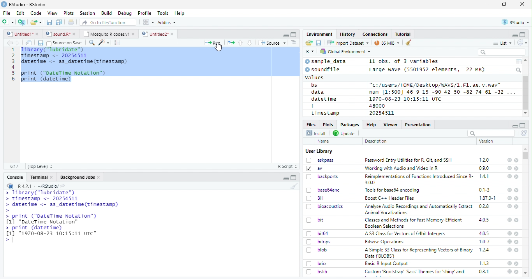  I want to click on help, so click(509, 160).